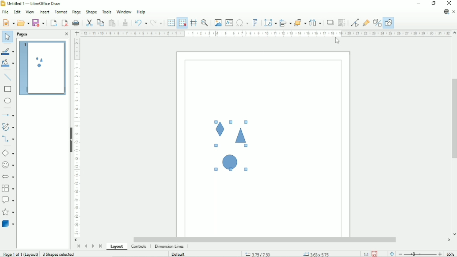 The image size is (457, 257). I want to click on Vertical scroll button, so click(454, 234).